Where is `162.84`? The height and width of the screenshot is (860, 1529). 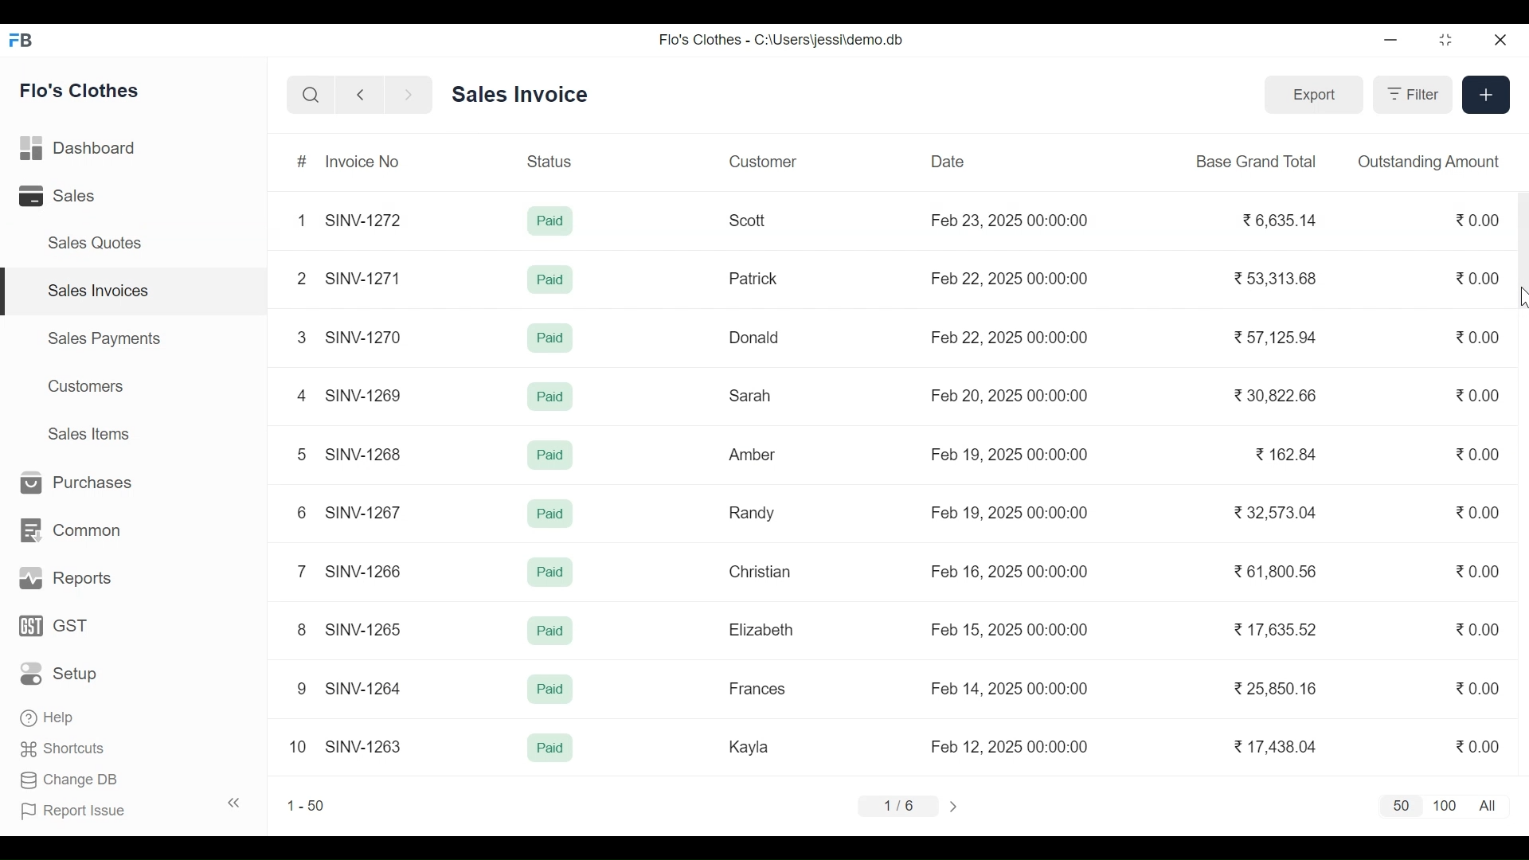
162.84 is located at coordinates (1285, 454).